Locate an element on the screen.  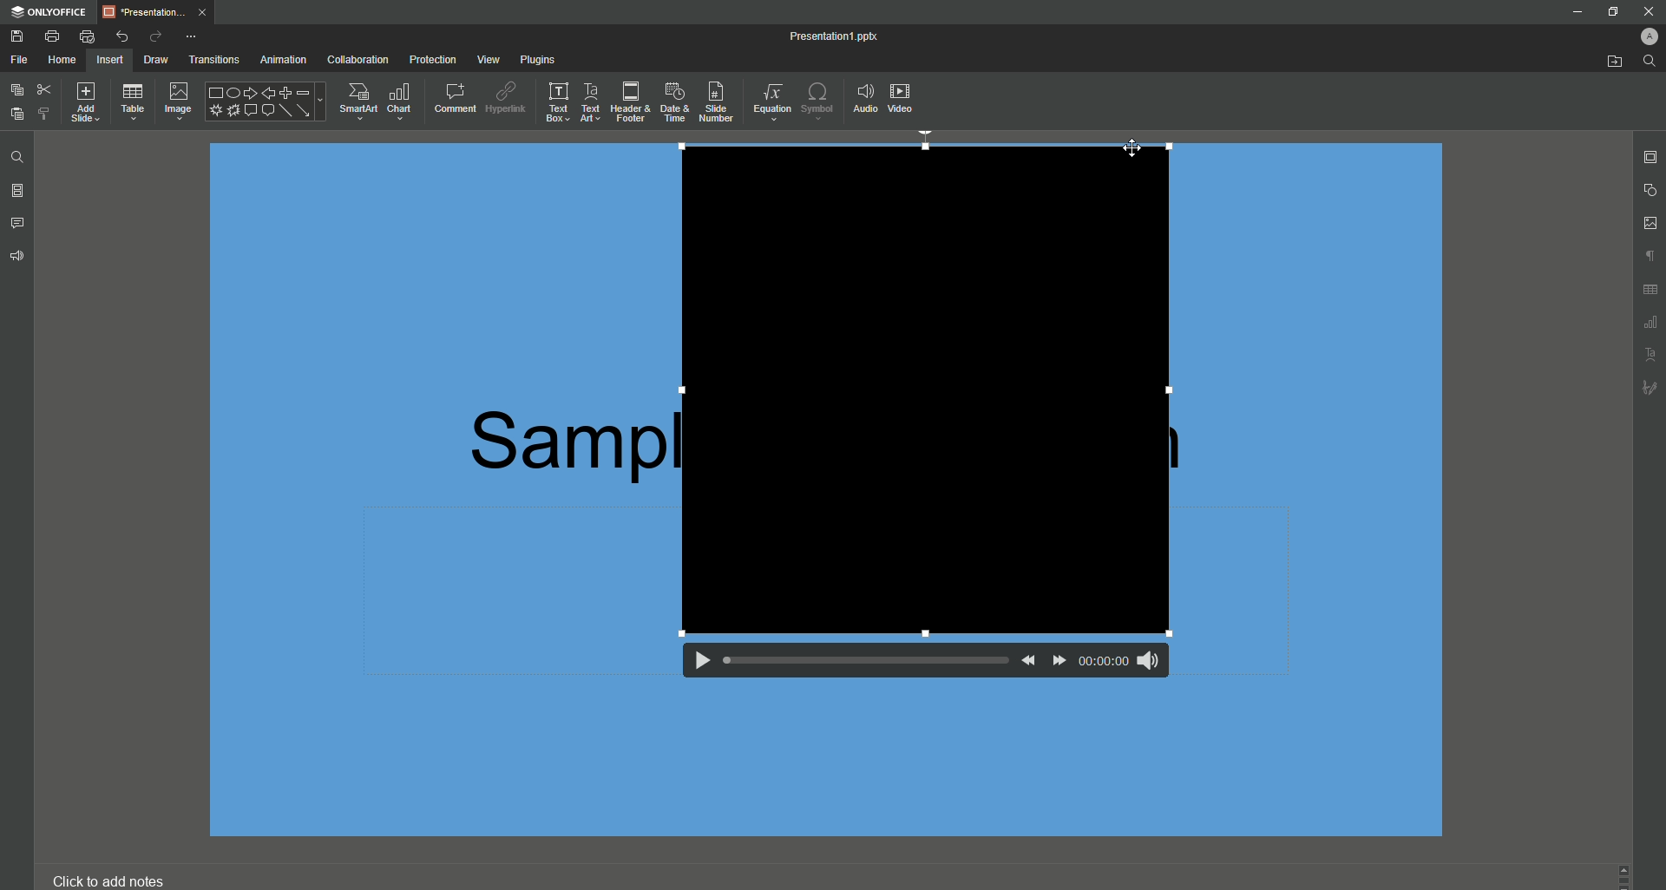
Symbol is located at coordinates (818, 101).